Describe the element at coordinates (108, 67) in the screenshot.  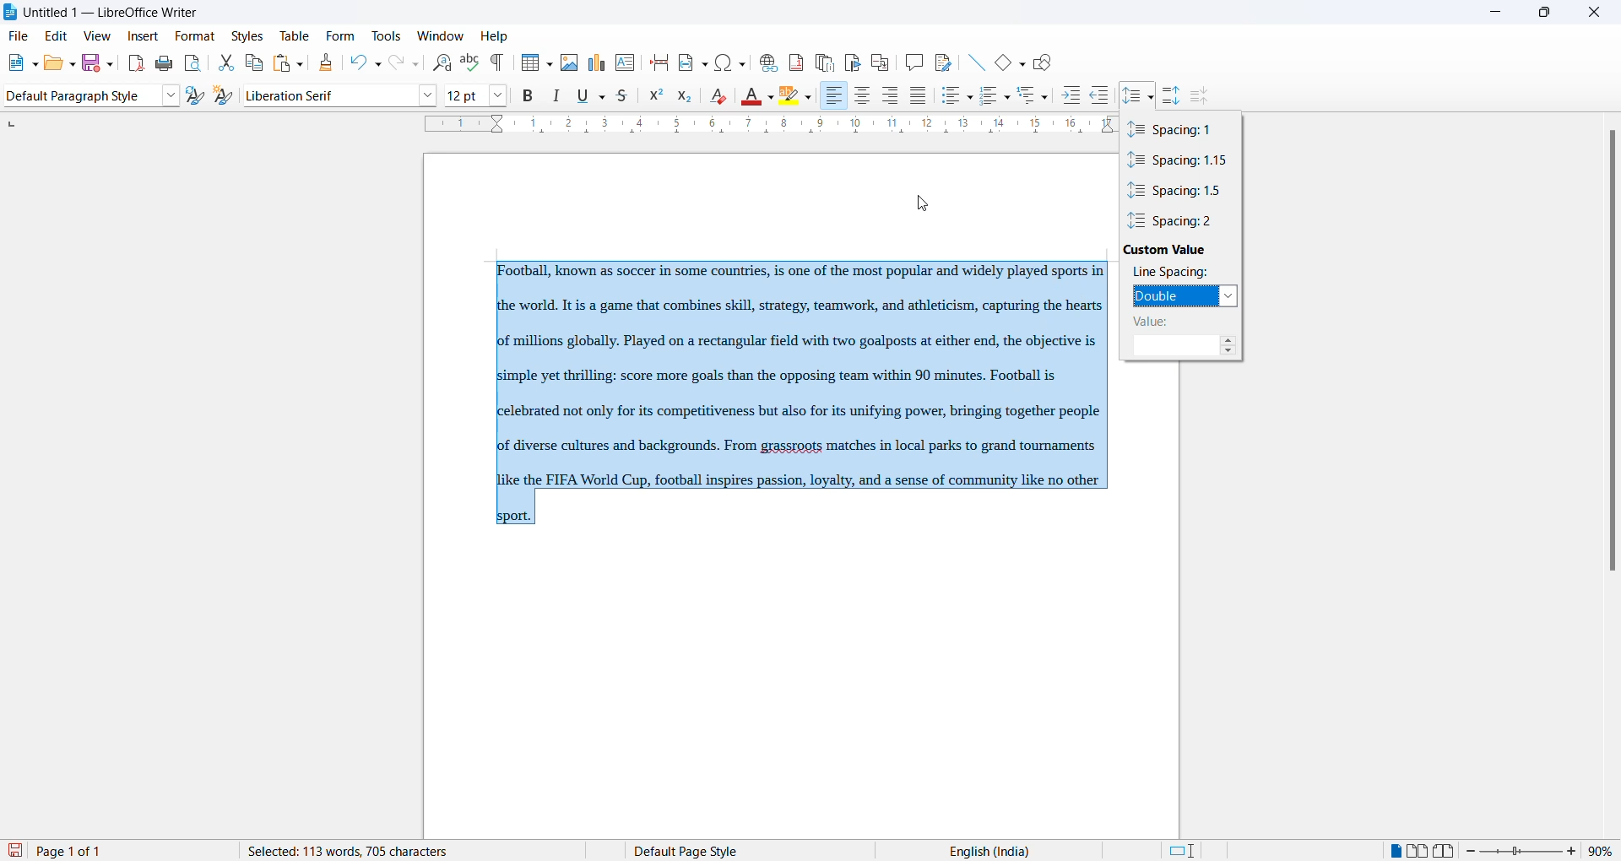
I see `save options` at that location.